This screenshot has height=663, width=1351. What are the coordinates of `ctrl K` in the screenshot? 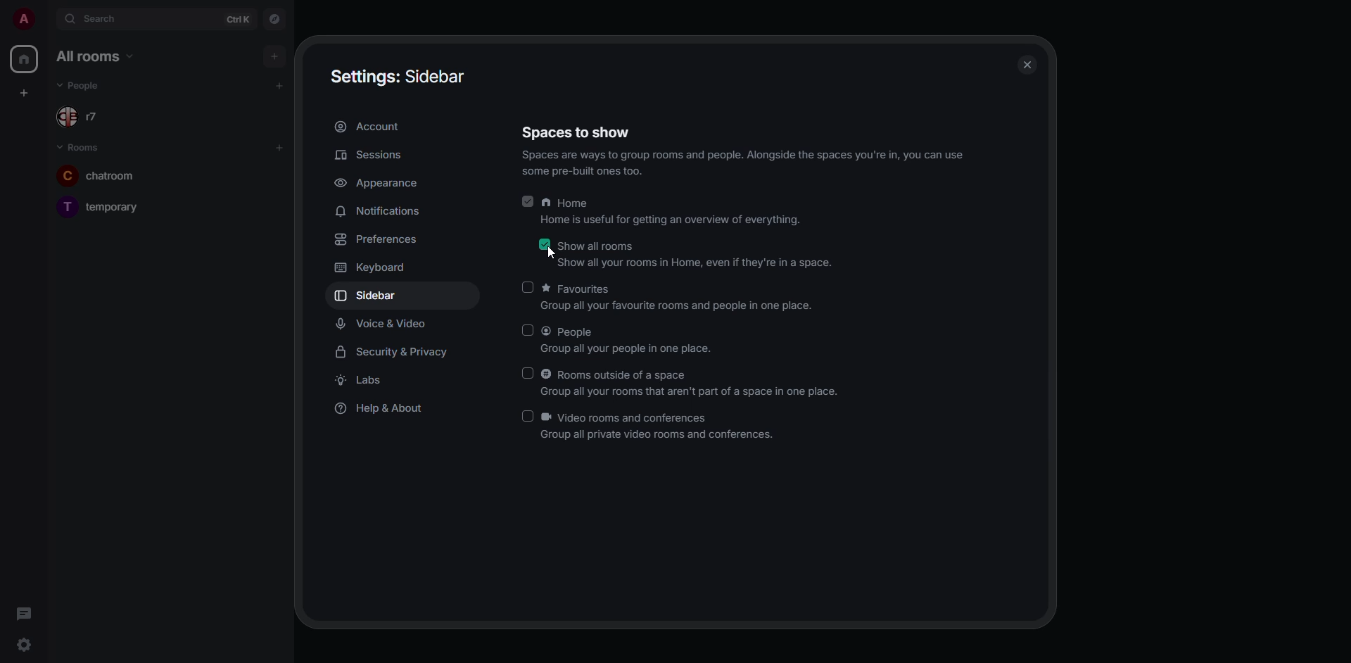 It's located at (237, 20).